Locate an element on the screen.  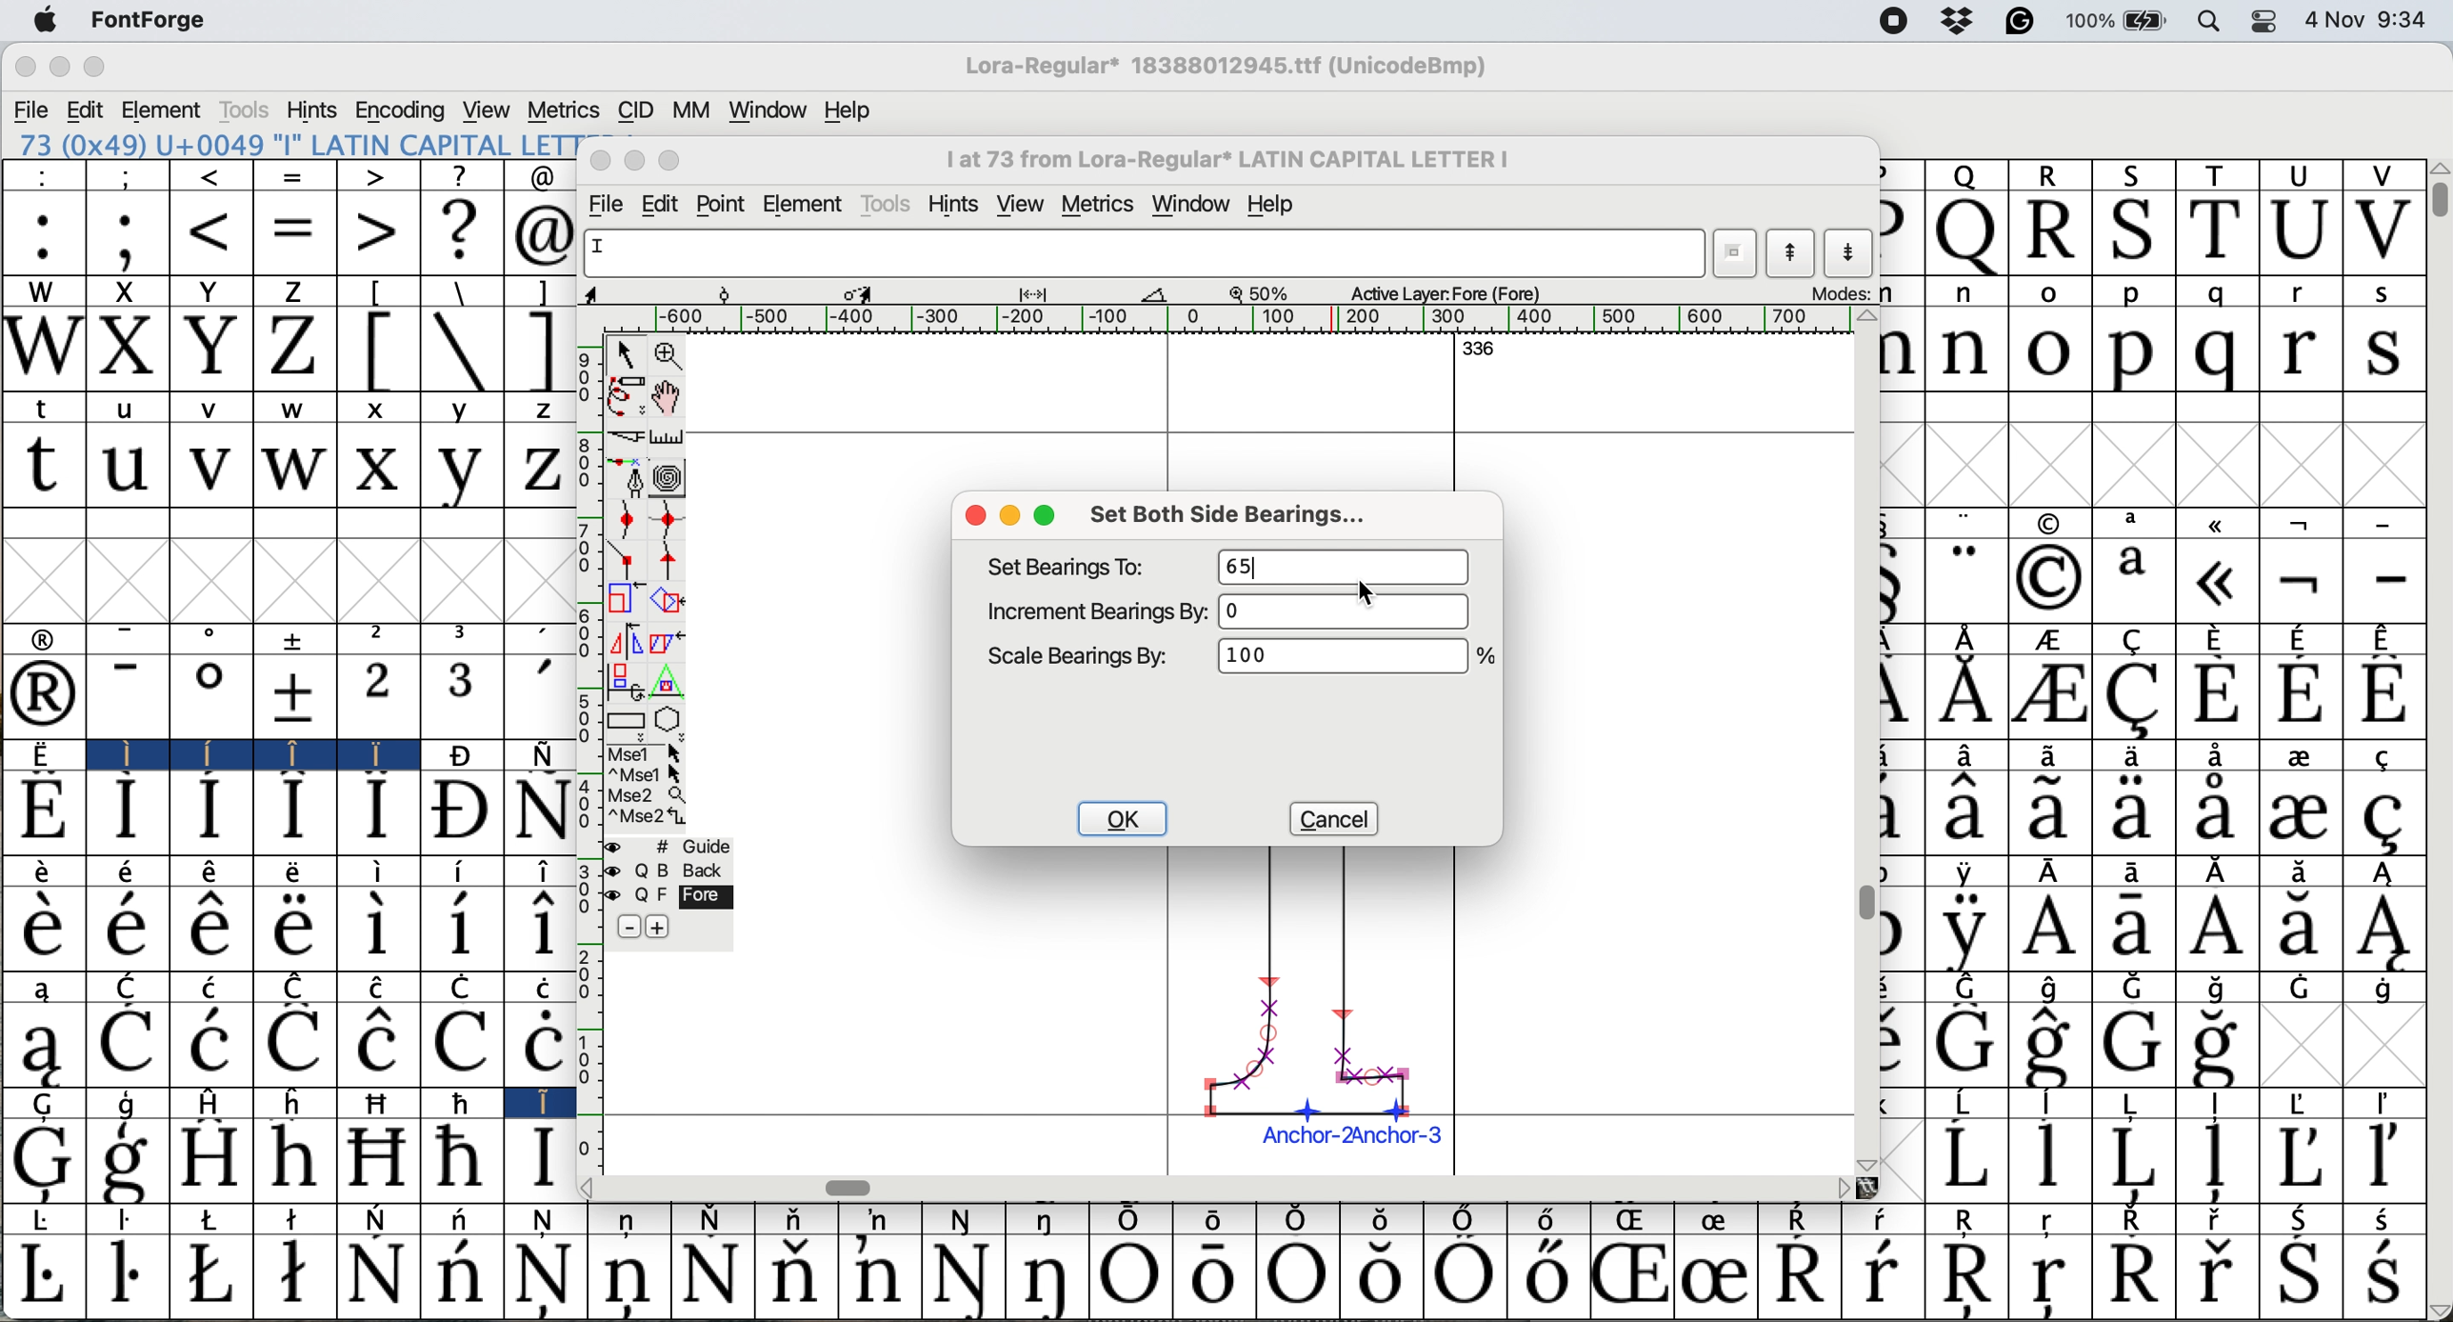
" is located at coordinates (1963, 578).